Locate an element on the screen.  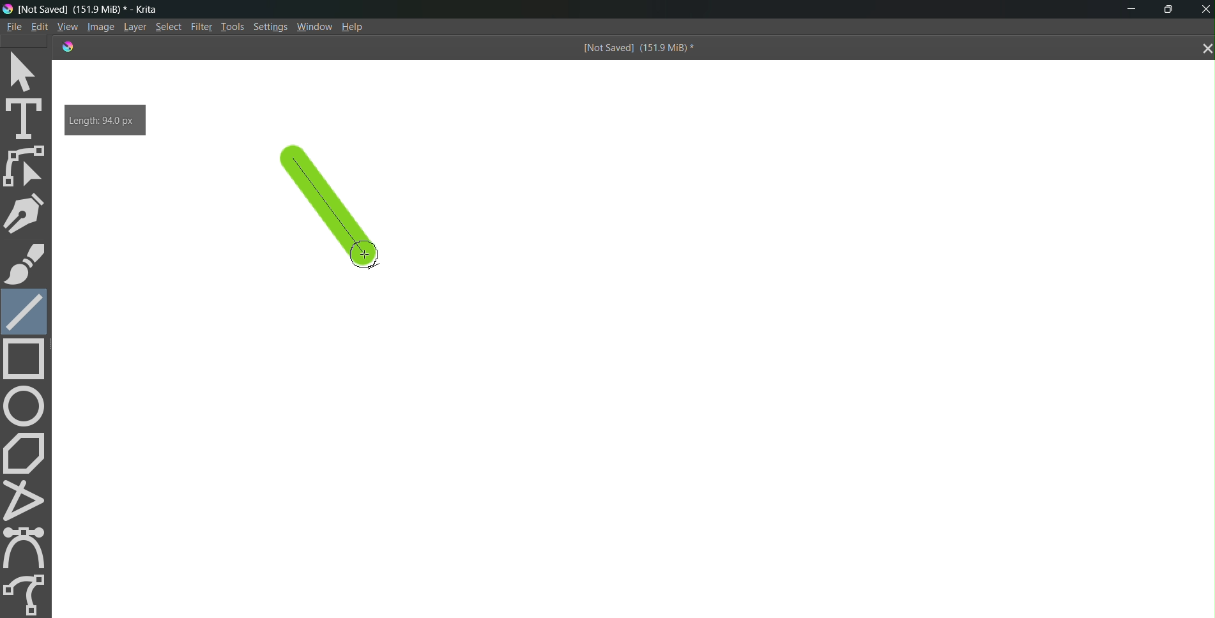
Close is located at coordinates (1204, 9).